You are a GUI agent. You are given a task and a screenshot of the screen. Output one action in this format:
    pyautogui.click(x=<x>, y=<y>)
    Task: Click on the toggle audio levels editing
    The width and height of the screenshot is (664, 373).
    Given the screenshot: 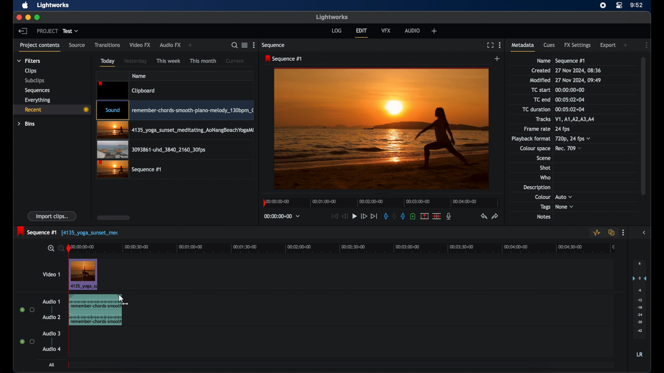 What is the action you would take?
    pyautogui.click(x=596, y=233)
    